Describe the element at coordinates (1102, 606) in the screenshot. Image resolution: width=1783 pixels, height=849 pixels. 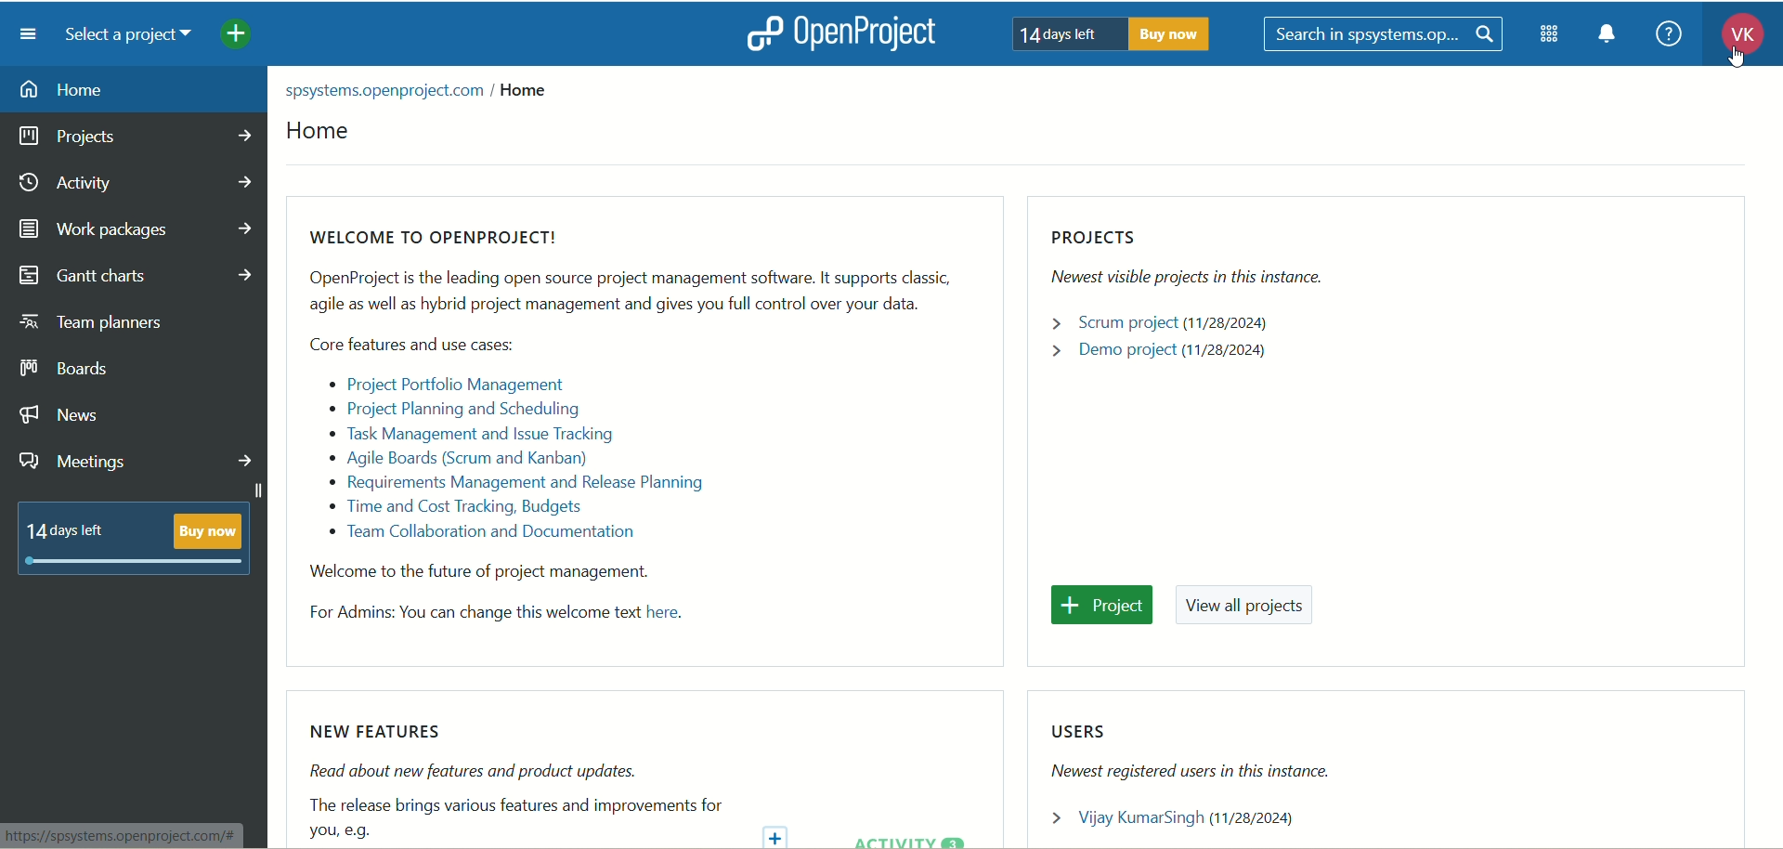
I see `project` at that location.